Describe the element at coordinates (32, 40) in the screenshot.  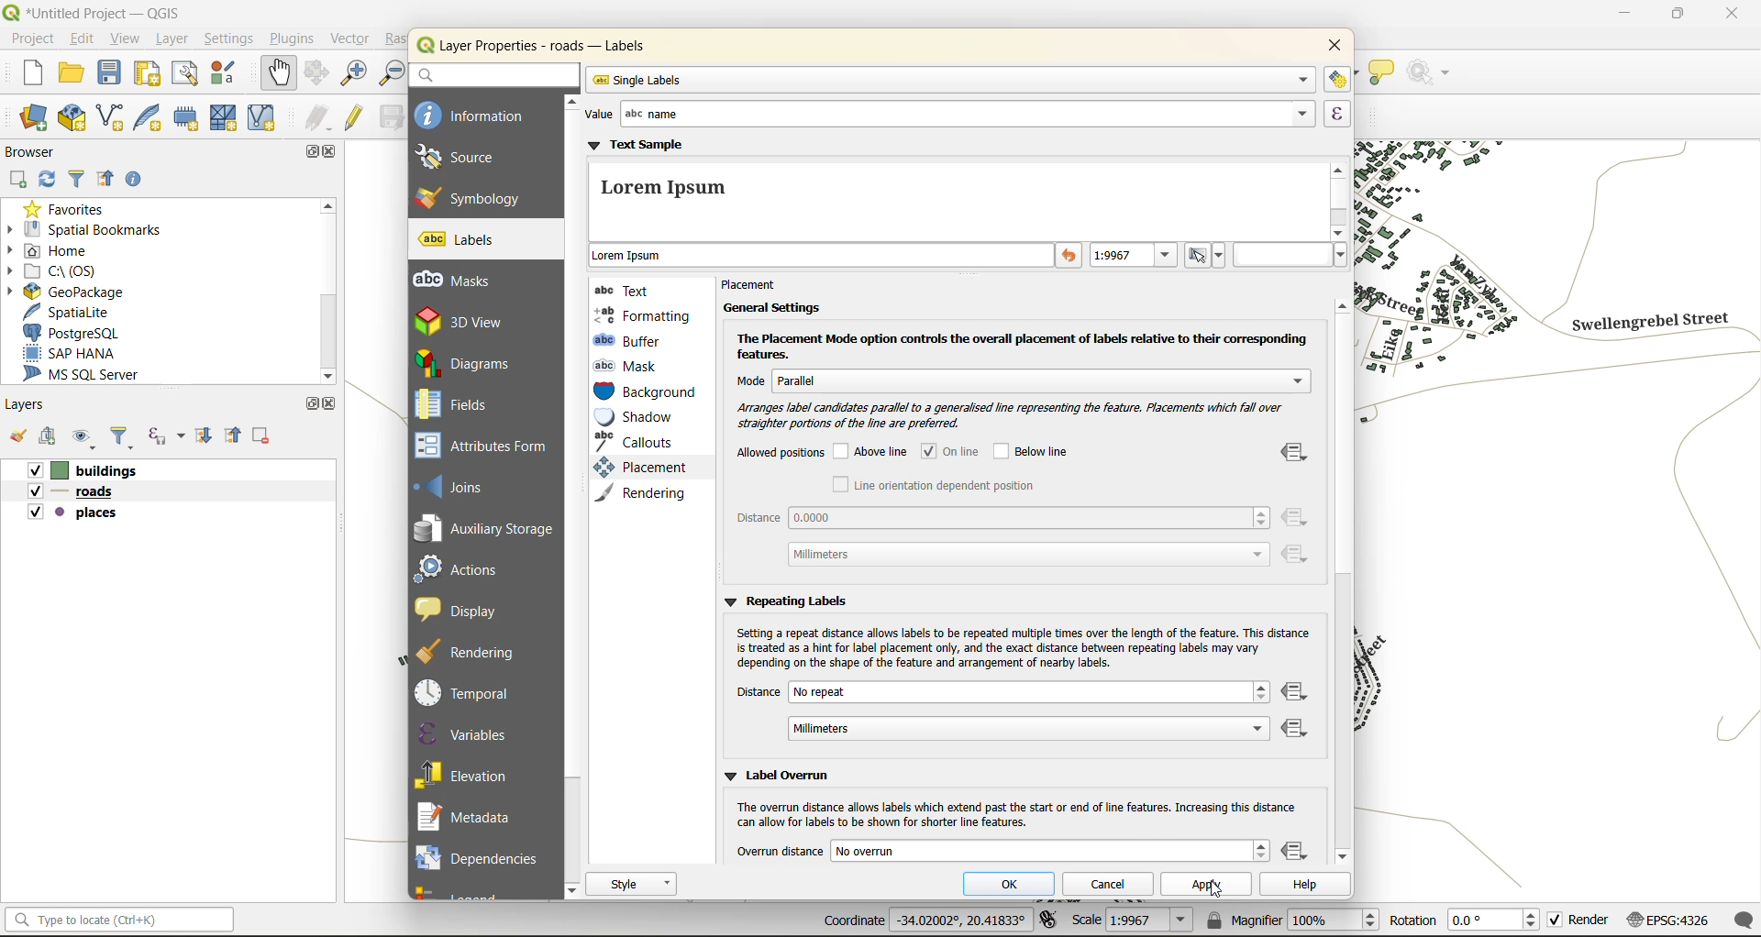
I see `project` at that location.